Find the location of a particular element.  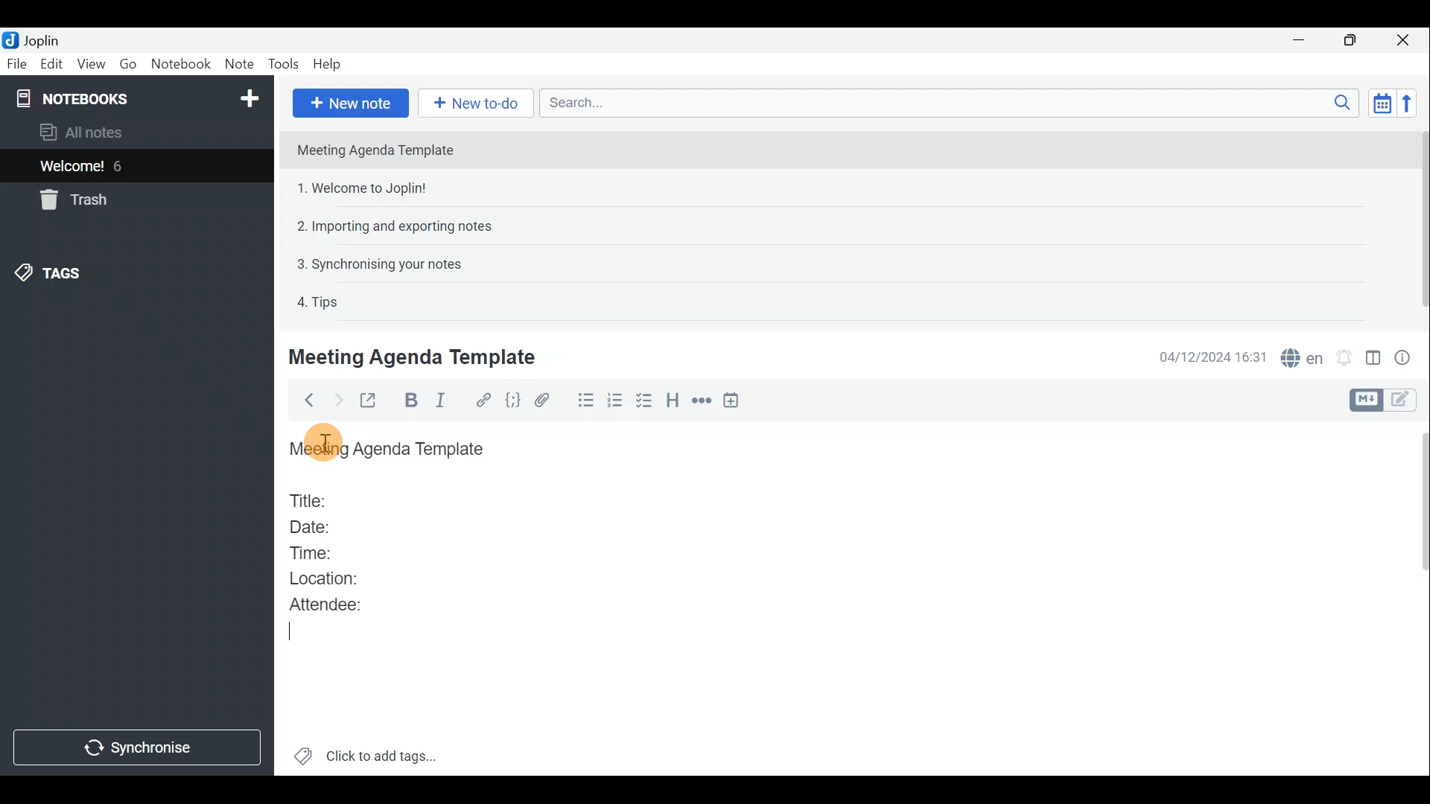

Italic is located at coordinates (446, 401).